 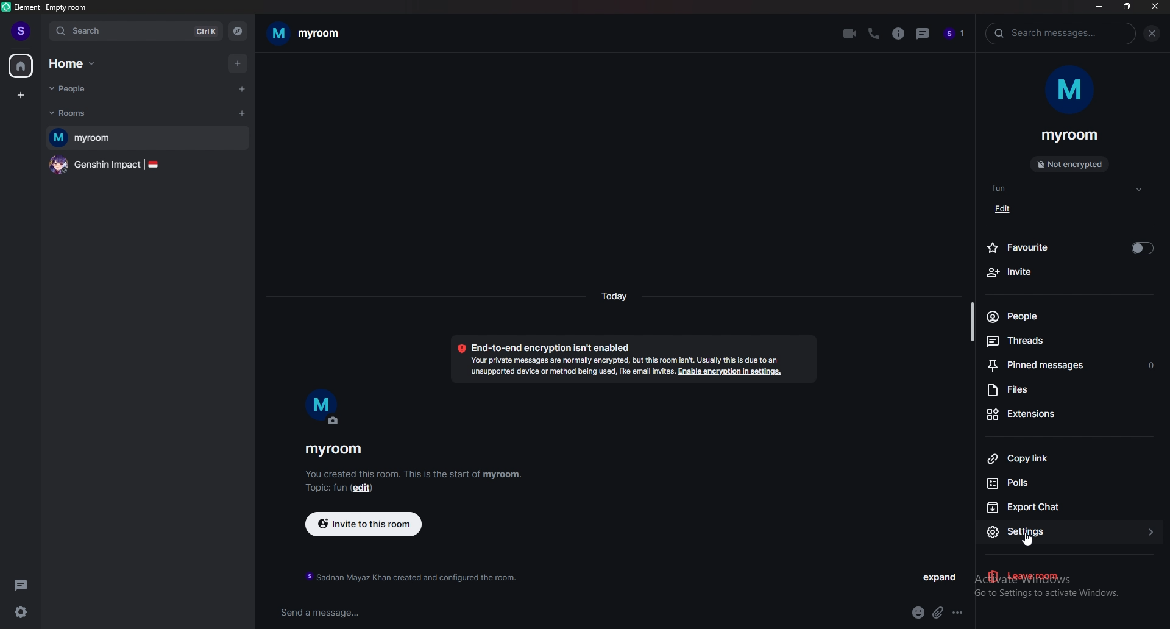 What do you see at coordinates (957, 34) in the screenshot?
I see `people` at bounding box center [957, 34].